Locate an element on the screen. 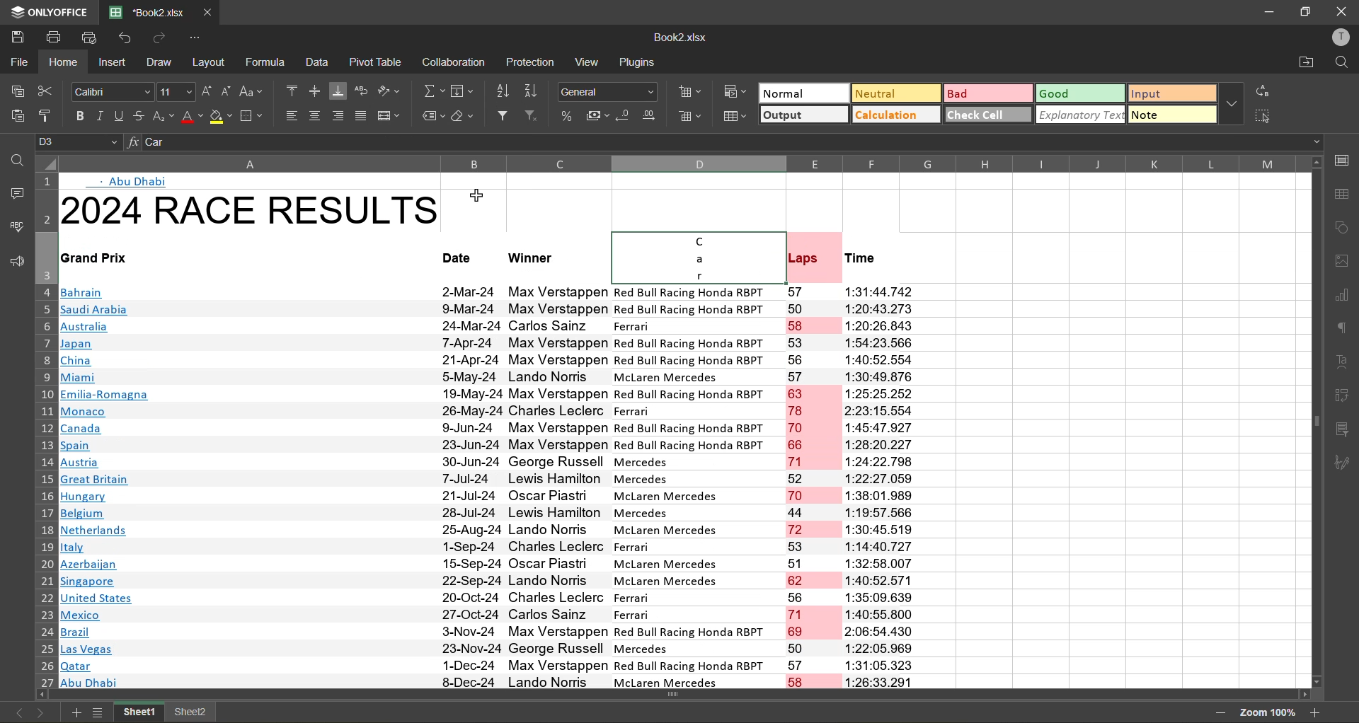  find is located at coordinates (21, 163).